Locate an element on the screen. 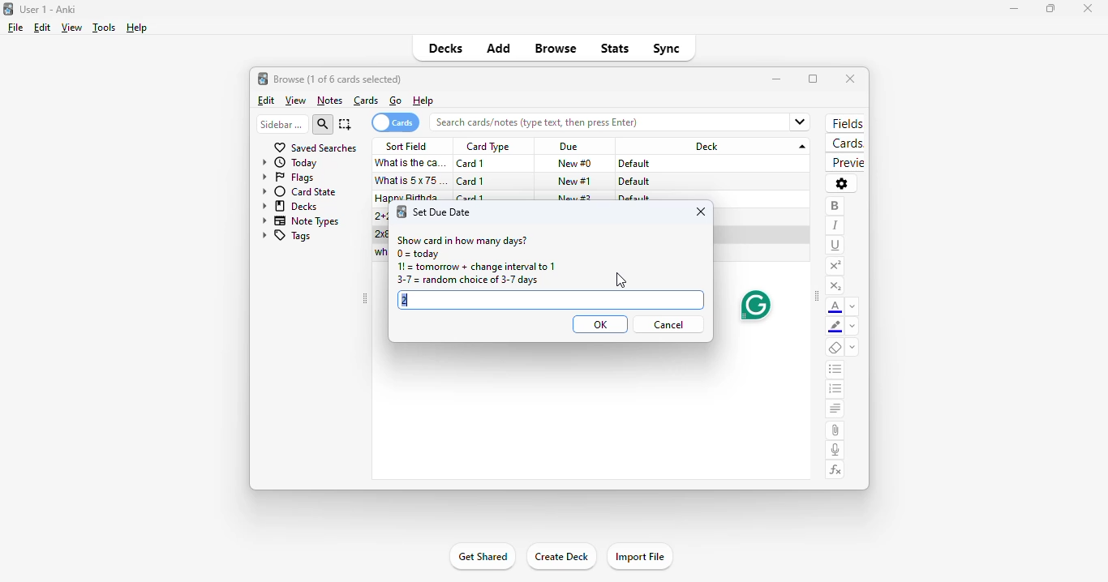 Image resolution: width=1108 pixels, height=582 pixels. maximize is located at coordinates (813, 79).